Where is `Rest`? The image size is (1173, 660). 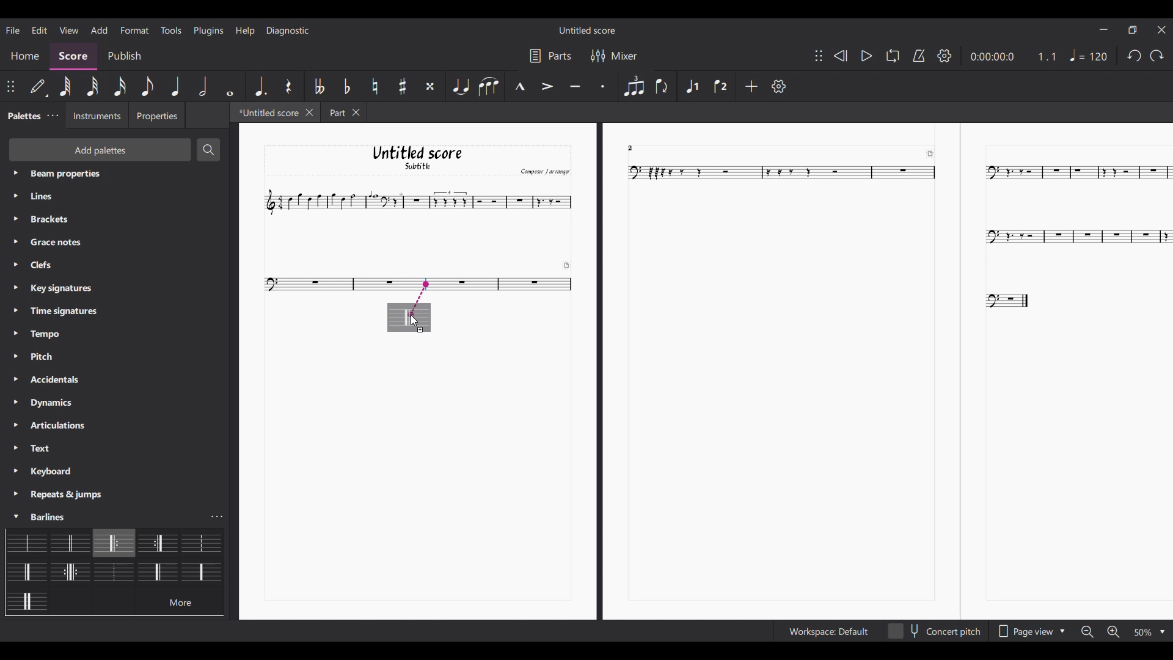 Rest is located at coordinates (290, 86).